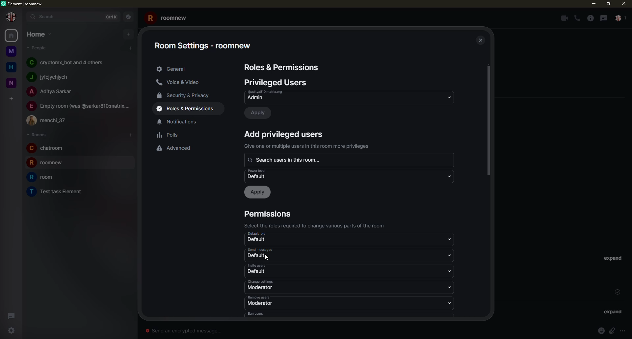  What do you see at coordinates (79, 105) in the screenshot?
I see `people` at bounding box center [79, 105].